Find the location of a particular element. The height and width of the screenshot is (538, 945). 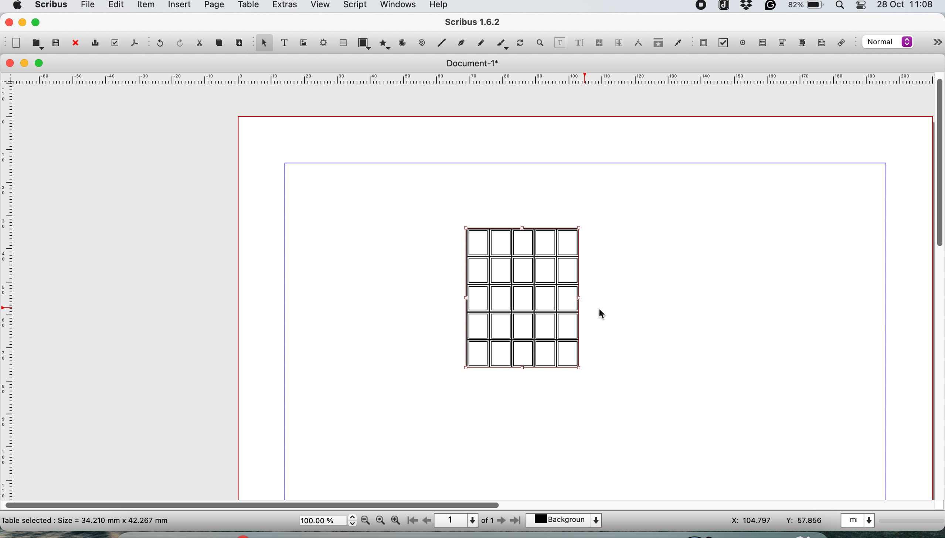

text is located at coordinates (86, 520).